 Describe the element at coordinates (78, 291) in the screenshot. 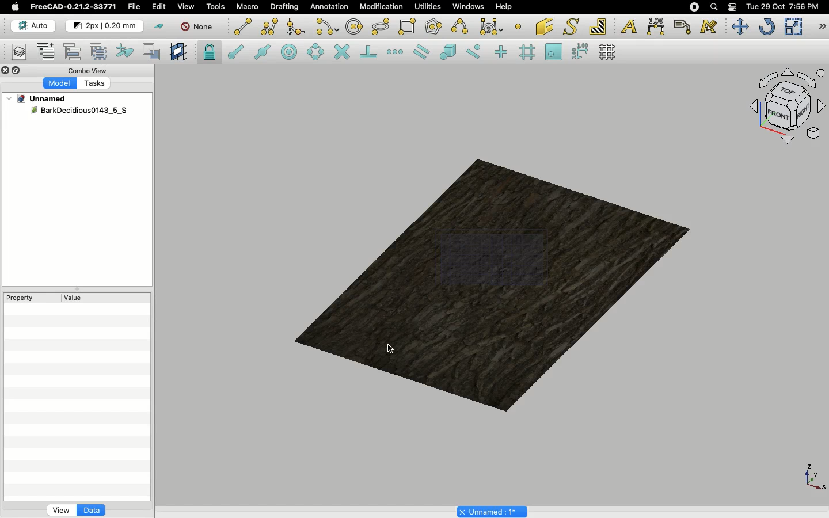

I see `Expan` at that location.